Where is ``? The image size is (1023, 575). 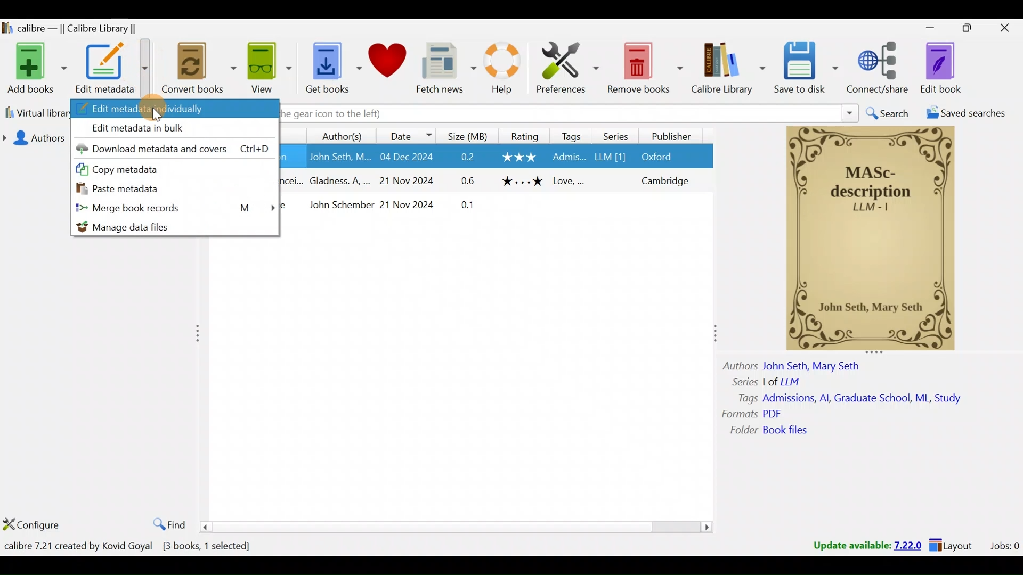
 is located at coordinates (740, 367).